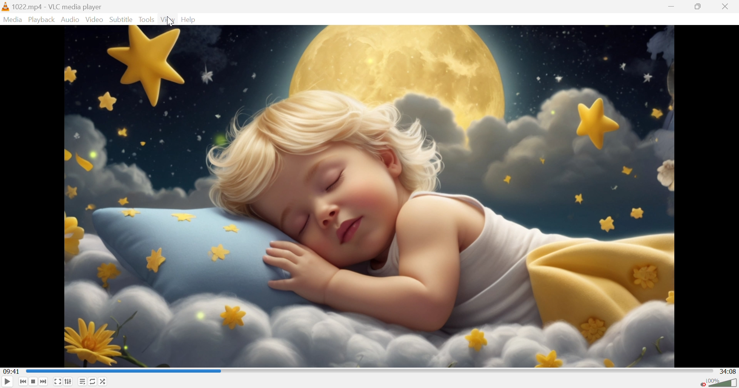  What do you see at coordinates (191, 19) in the screenshot?
I see `Help` at bounding box center [191, 19].